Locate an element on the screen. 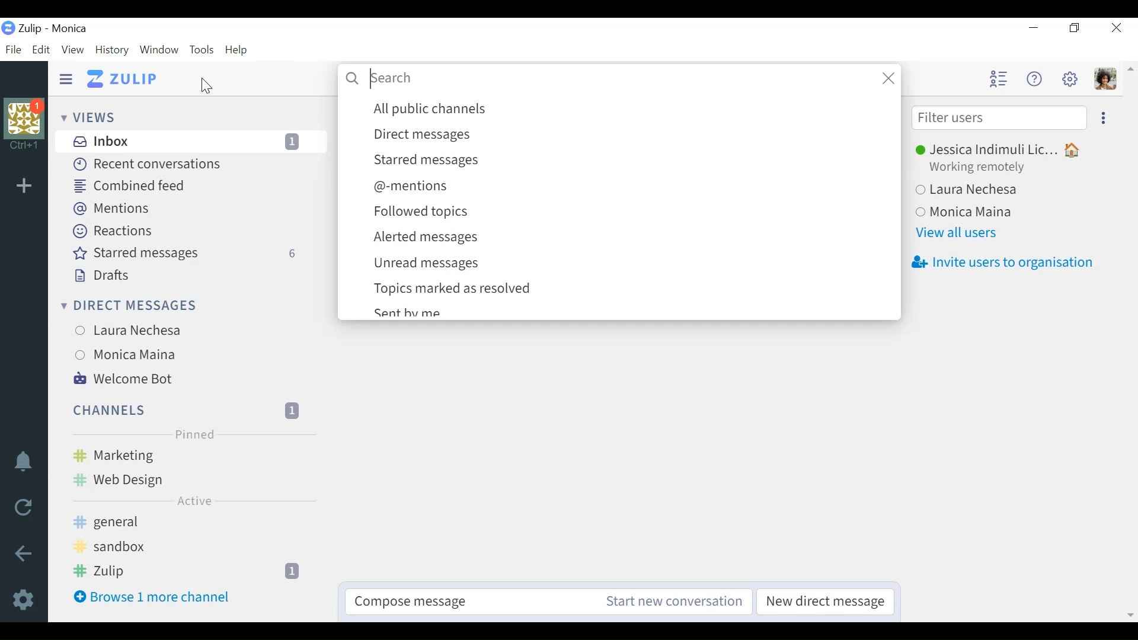  Mentions is located at coordinates (108, 209).